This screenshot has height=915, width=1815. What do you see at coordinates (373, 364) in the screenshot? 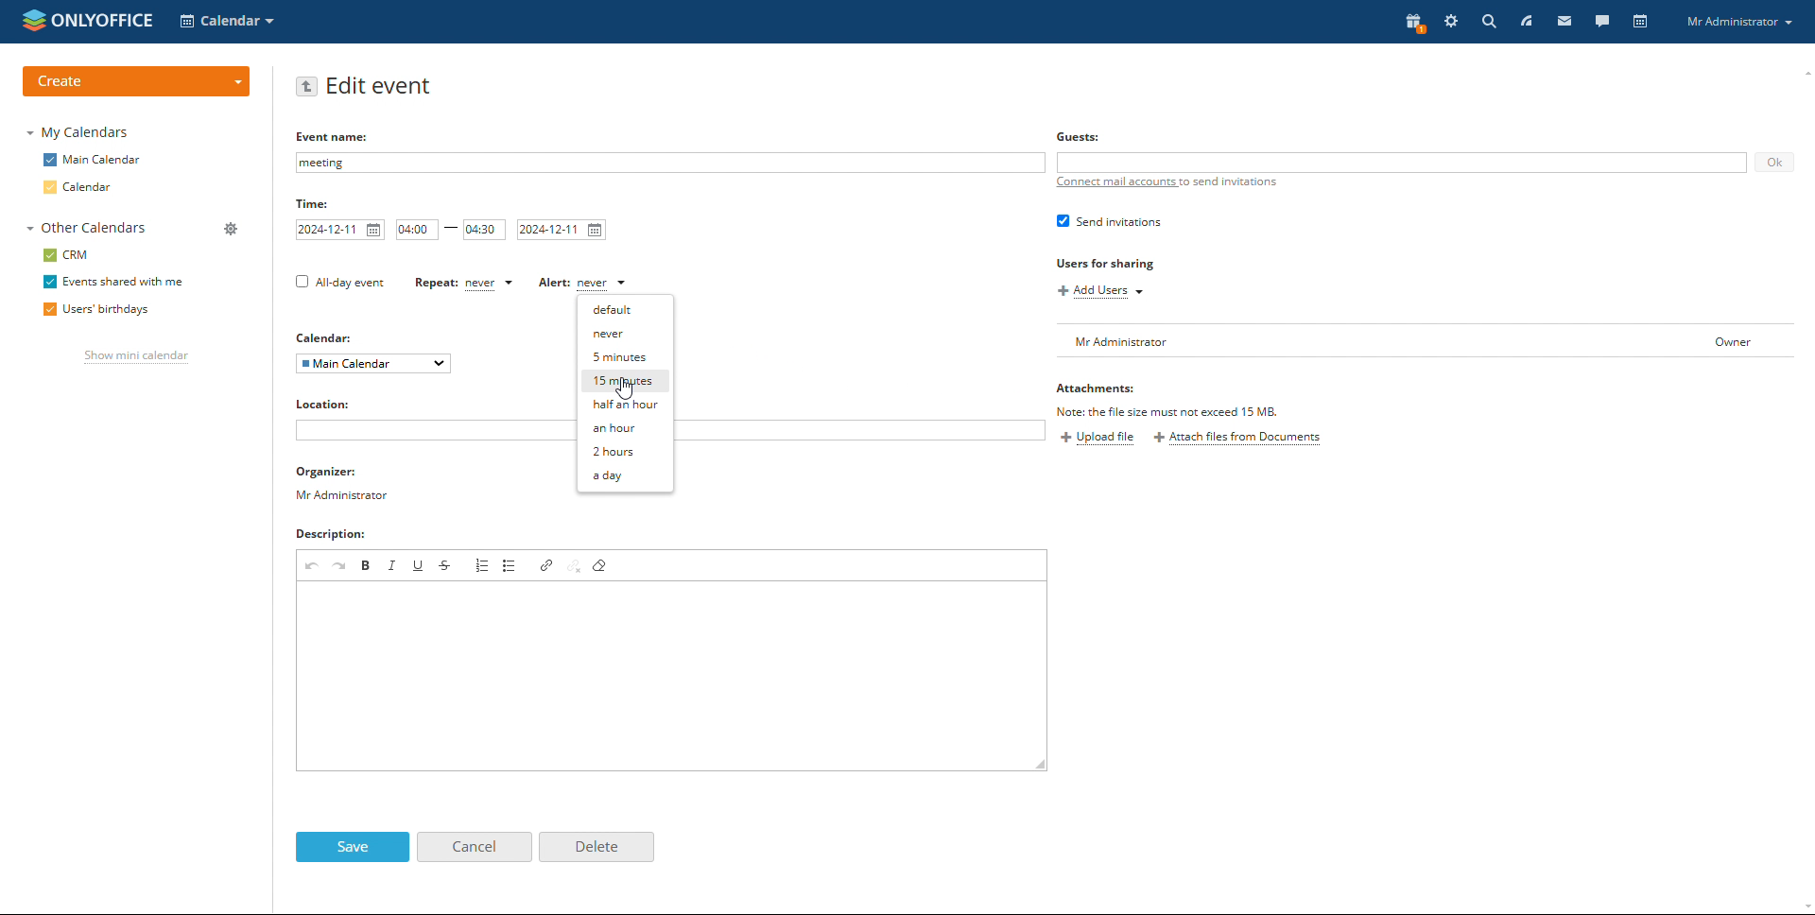
I see `select calendar` at bounding box center [373, 364].